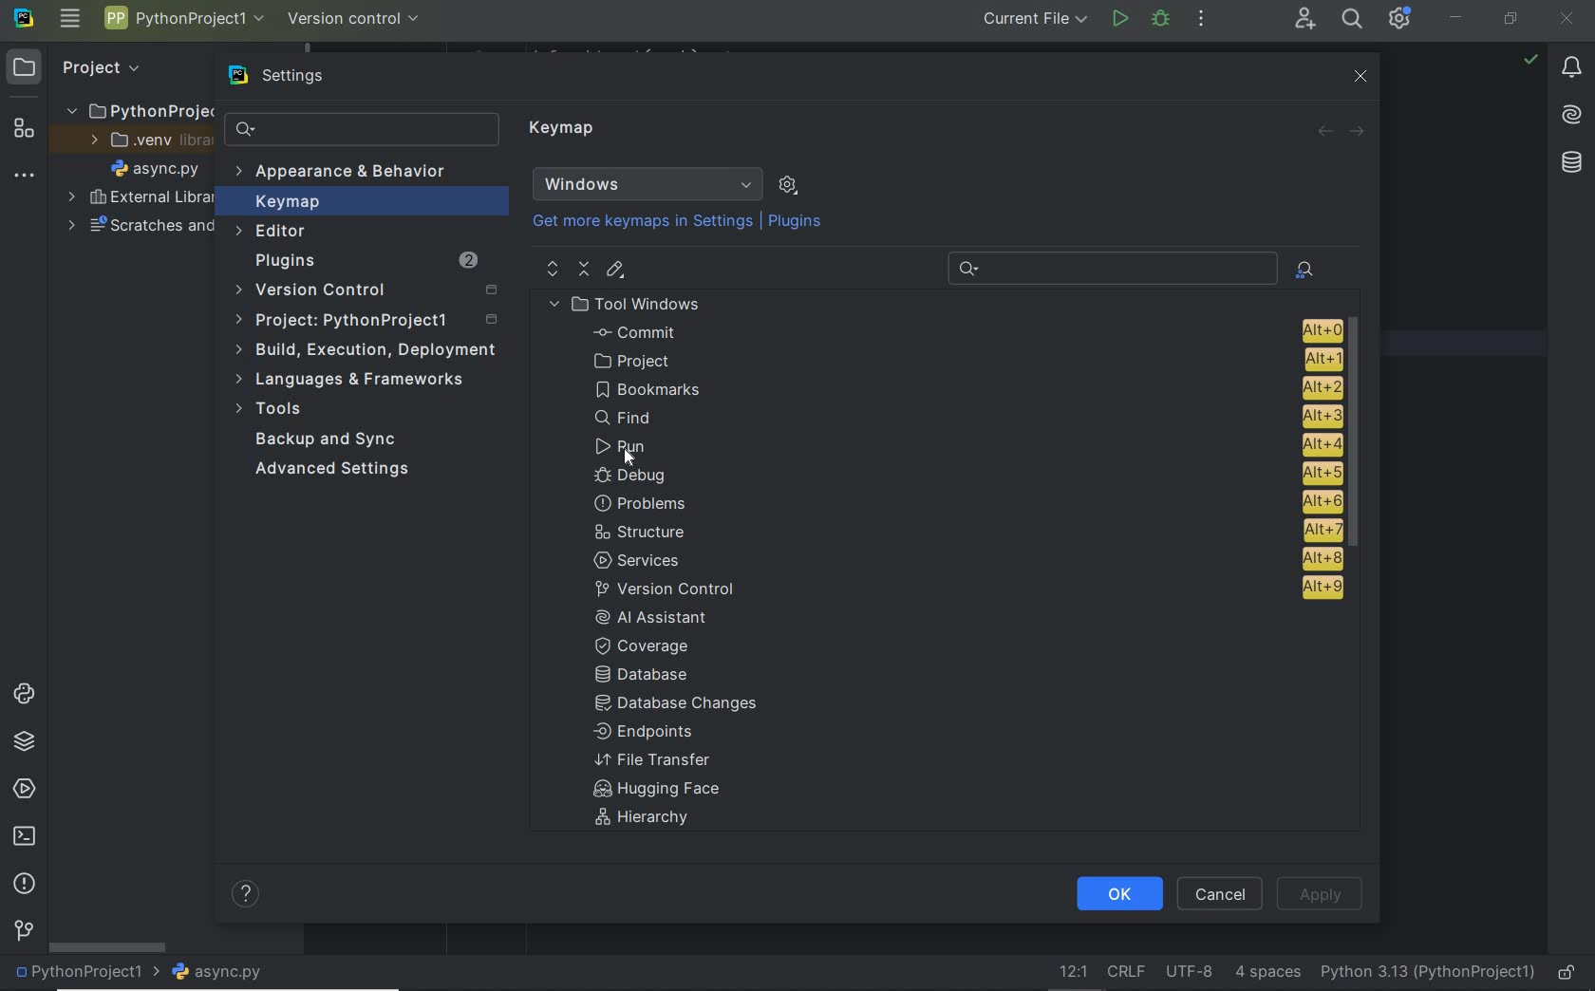 The width and height of the screenshot is (1595, 991). What do you see at coordinates (1570, 162) in the screenshot?
I see `database` at bounding box center [1570, 162].